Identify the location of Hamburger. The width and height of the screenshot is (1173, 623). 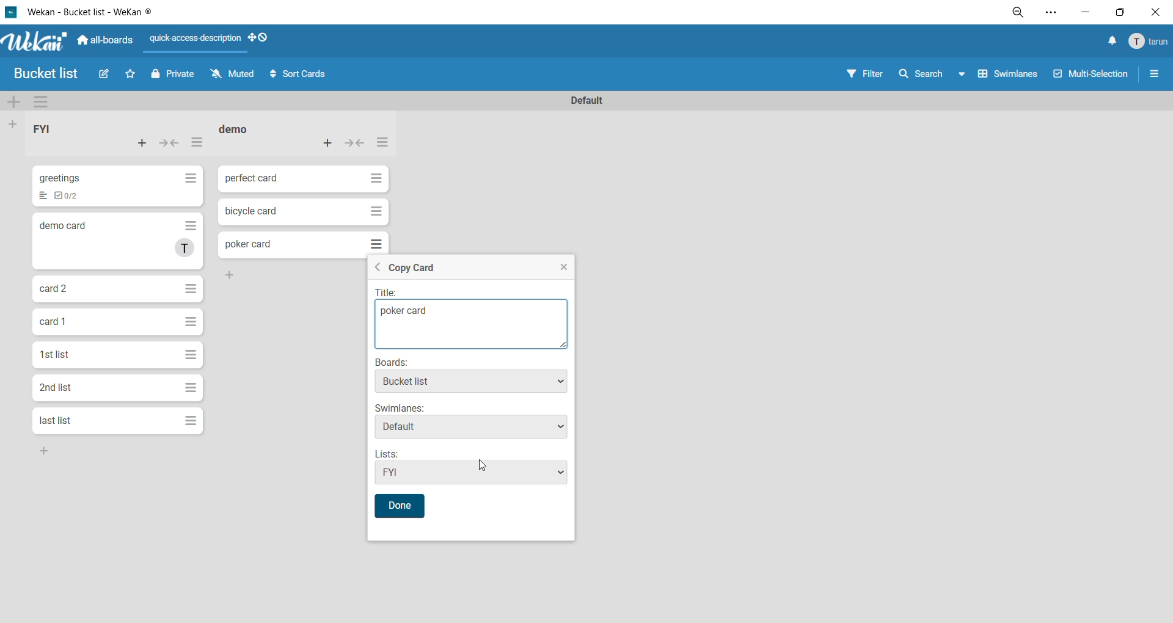
(191, 354).